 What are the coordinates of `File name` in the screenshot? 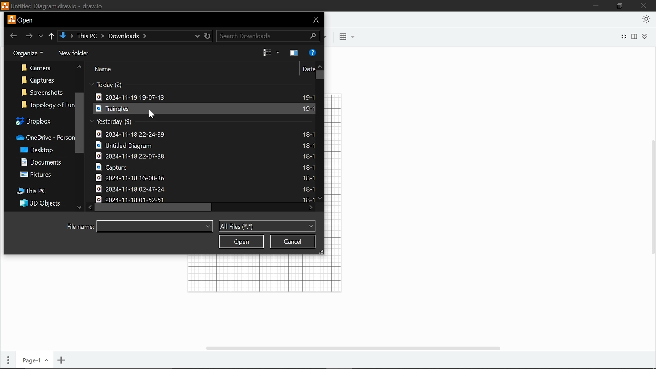 It's located at (81, 227).